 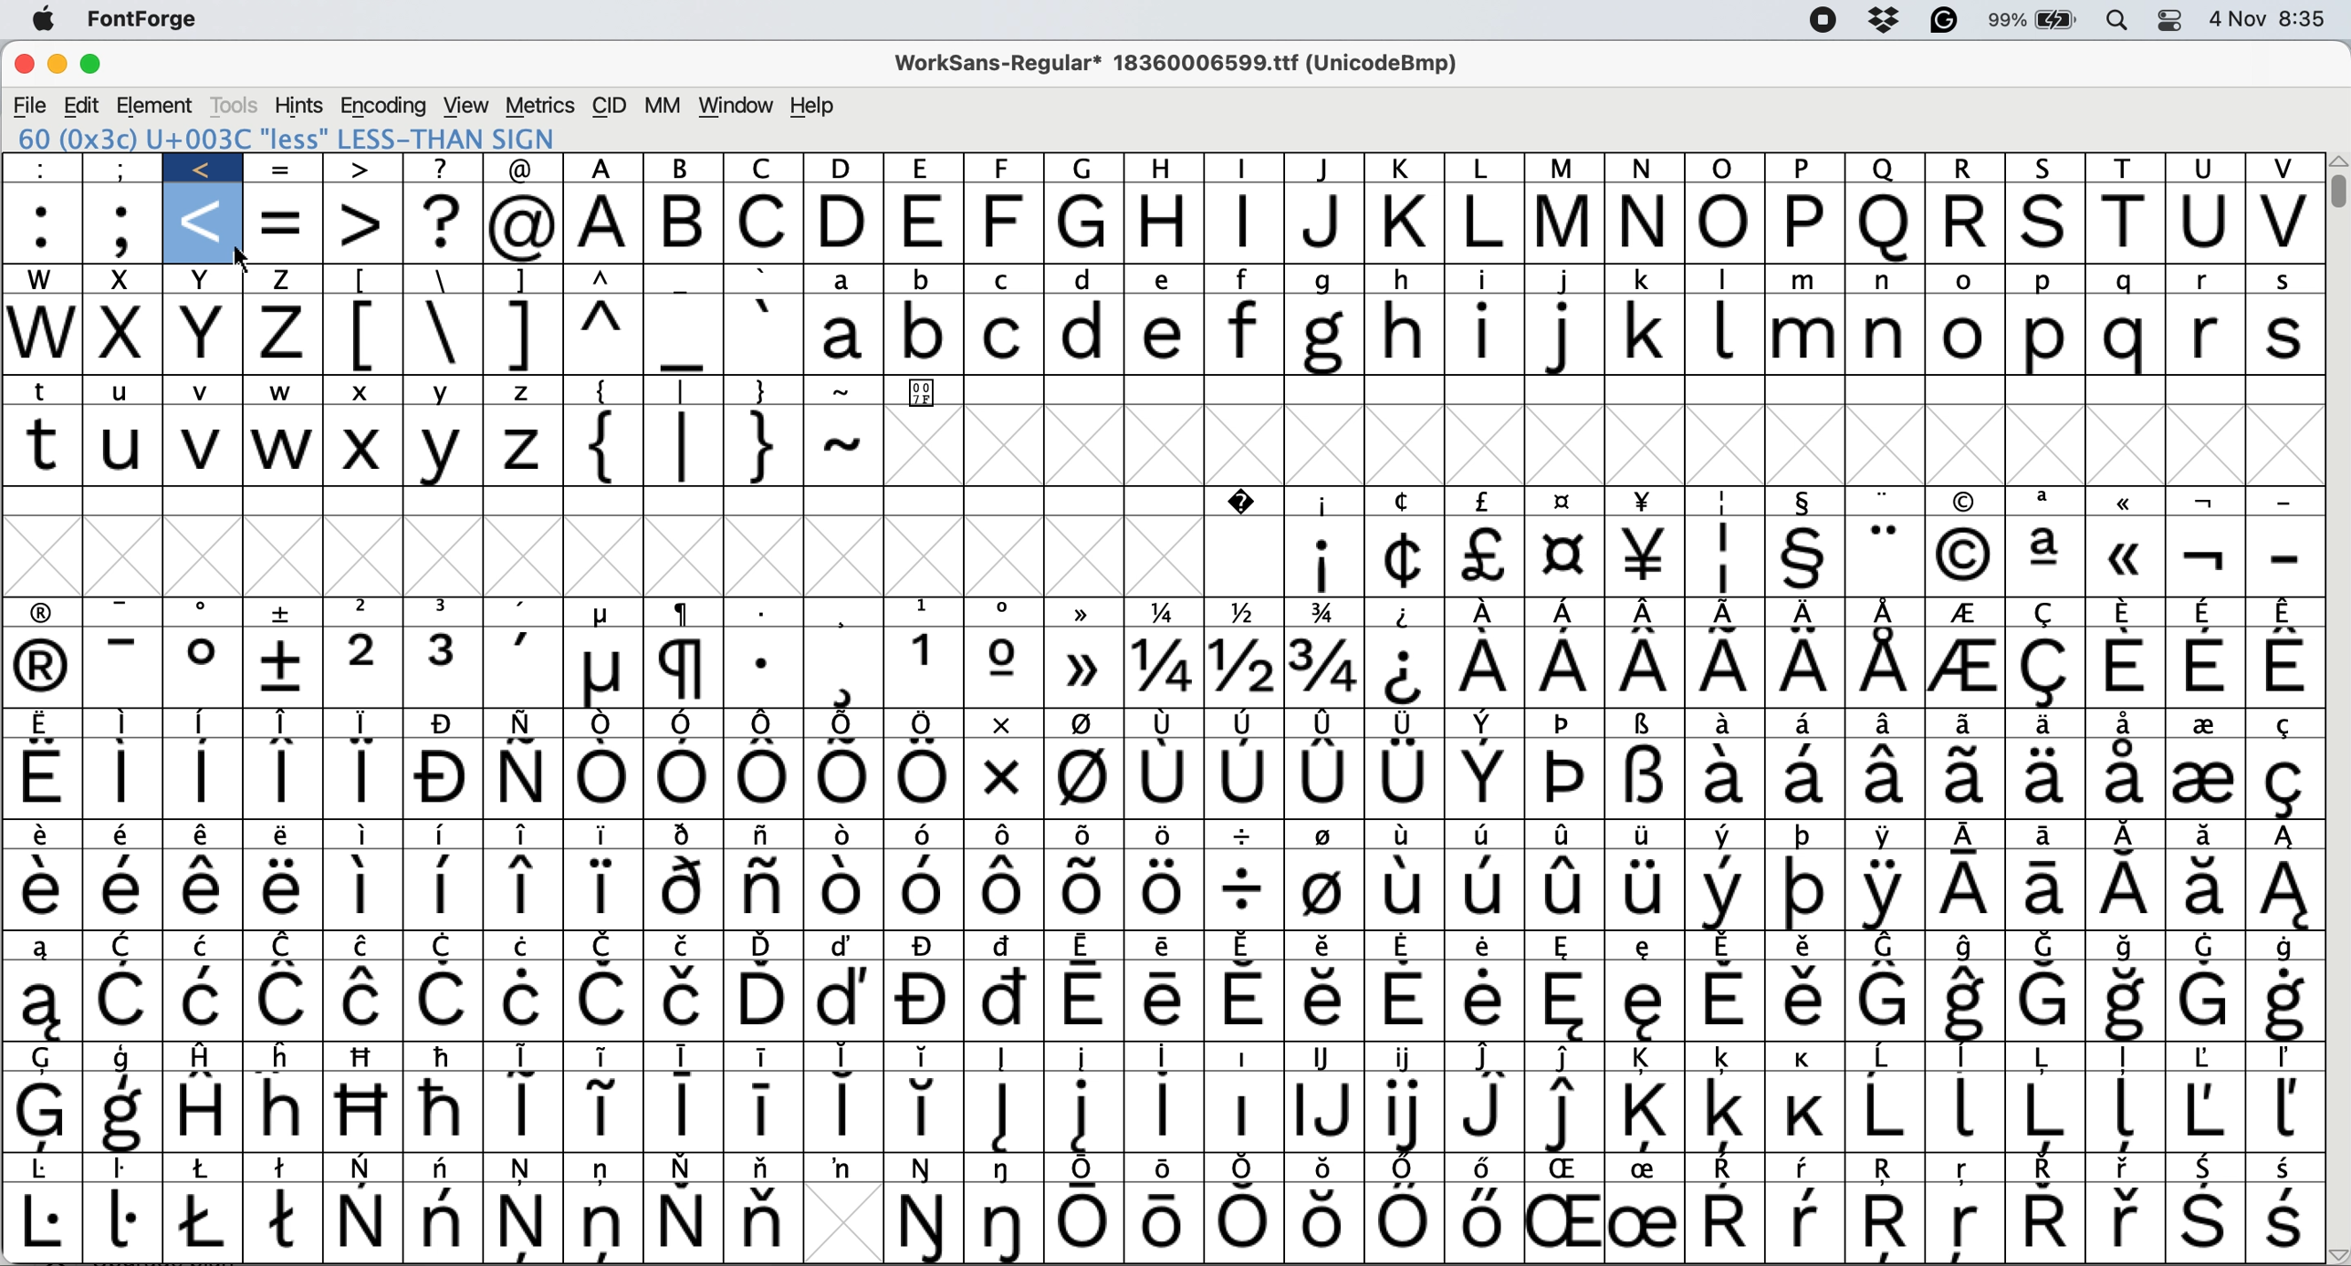 What do you see at coordinates (385, 105) in the screenshot?
I see `encoding` at bounding box center [385, 105].